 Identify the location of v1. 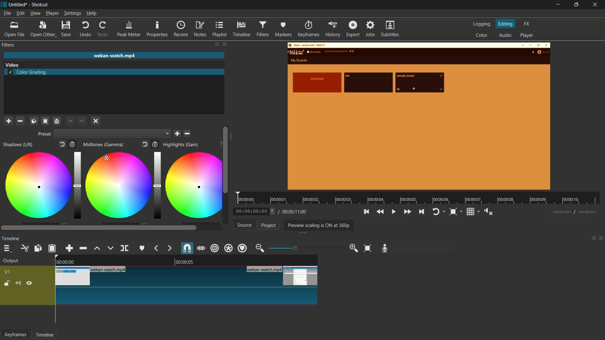
(8, 272).